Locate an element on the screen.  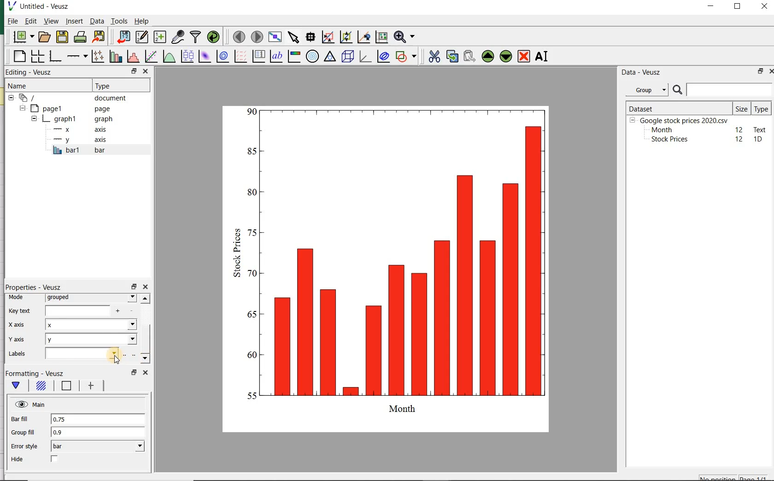
Hide is located at coordinates (17, 459).